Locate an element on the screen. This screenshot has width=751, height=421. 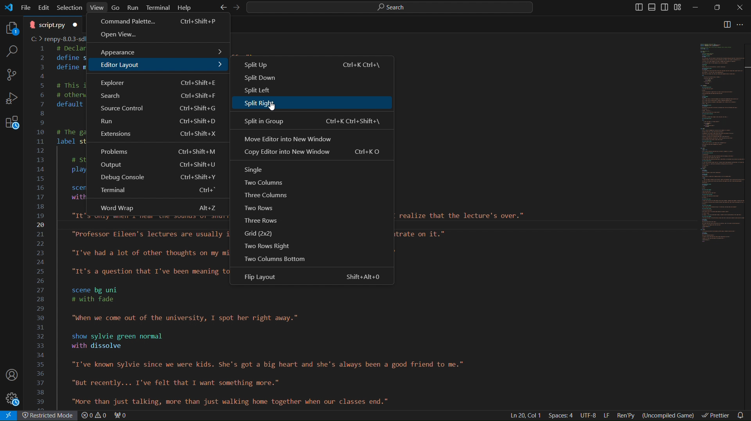
Explorer is located at coordinates (10, 27).